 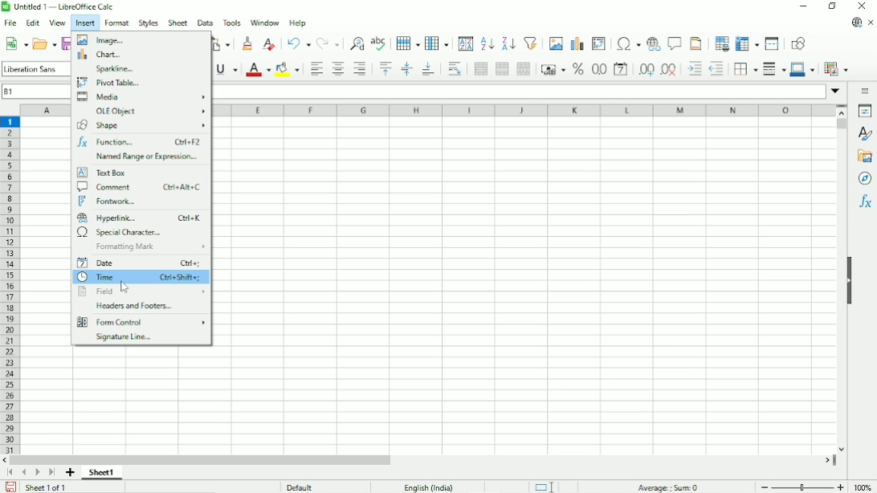 What do you see at coordinates (149, 157) in the screenshot?
I see `Named range or expression` at bounding box center [149, 157].